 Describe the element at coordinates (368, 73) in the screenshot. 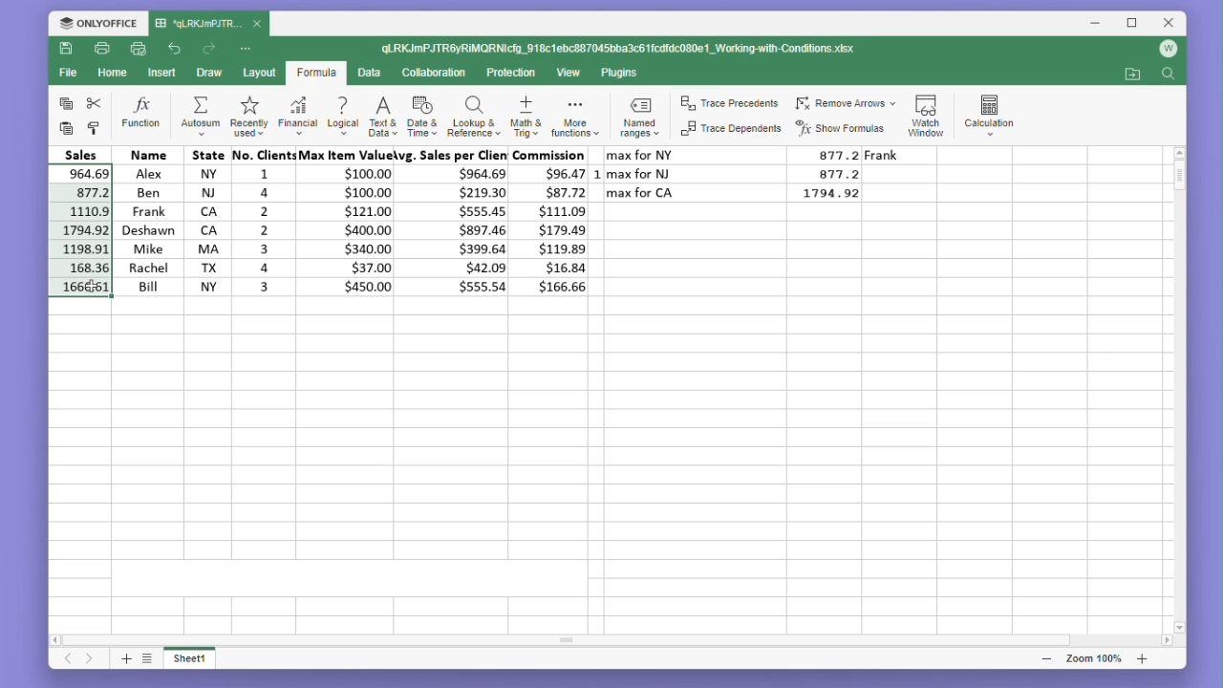

I see `Data` at that location.